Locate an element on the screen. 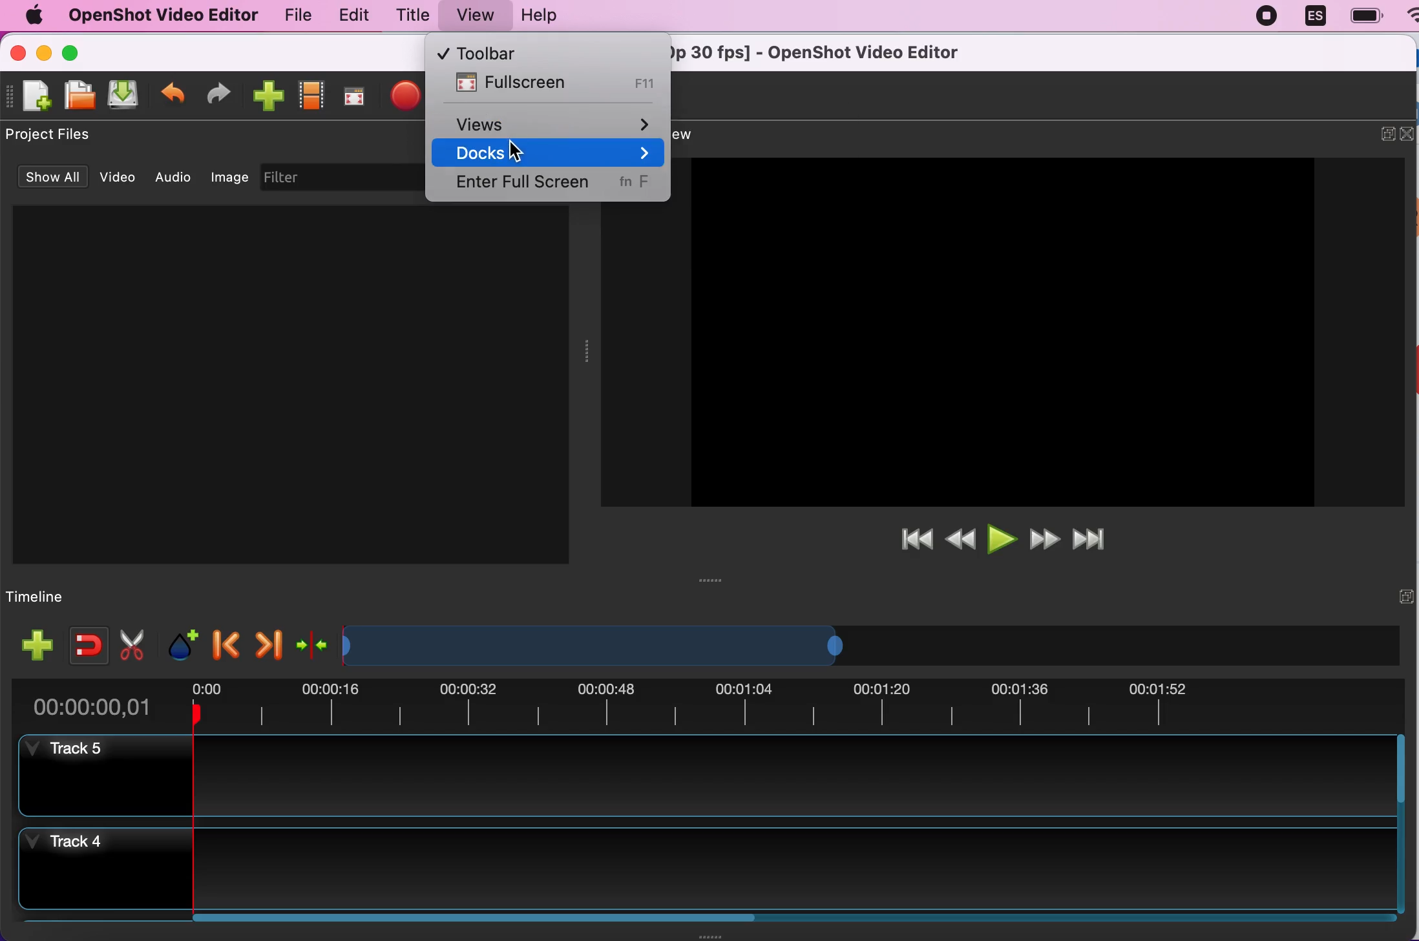 Image resolution: width=1419 pixels, height=941 pixels. timeline is located at coordinates (42, 597).